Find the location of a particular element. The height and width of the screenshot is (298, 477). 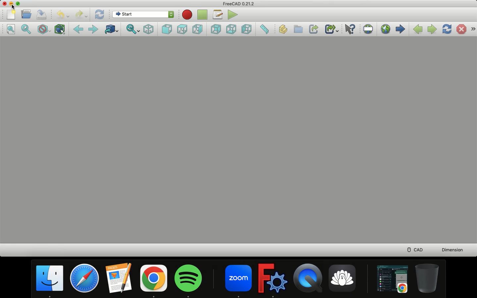

File name is located at coordinates (238, 4).